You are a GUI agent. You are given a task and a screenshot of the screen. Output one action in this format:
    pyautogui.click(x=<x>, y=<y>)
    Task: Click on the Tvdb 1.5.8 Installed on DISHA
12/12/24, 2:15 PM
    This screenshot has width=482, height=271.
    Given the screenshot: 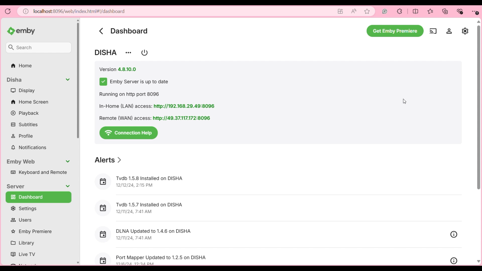 What is the action you would take?
    pyautogui.click(x=150, y=182)
    